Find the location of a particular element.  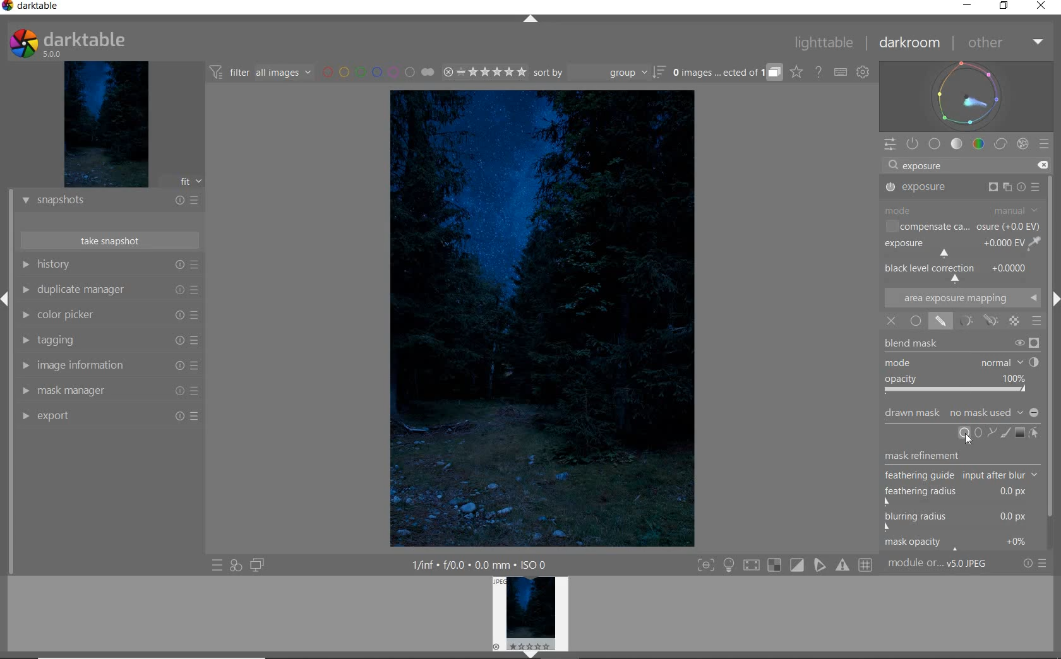

PRESETS is located at coordinates (1045, 143).